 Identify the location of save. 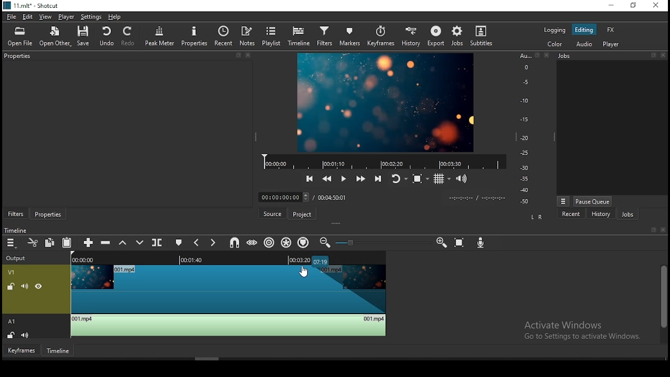
(83, 35).